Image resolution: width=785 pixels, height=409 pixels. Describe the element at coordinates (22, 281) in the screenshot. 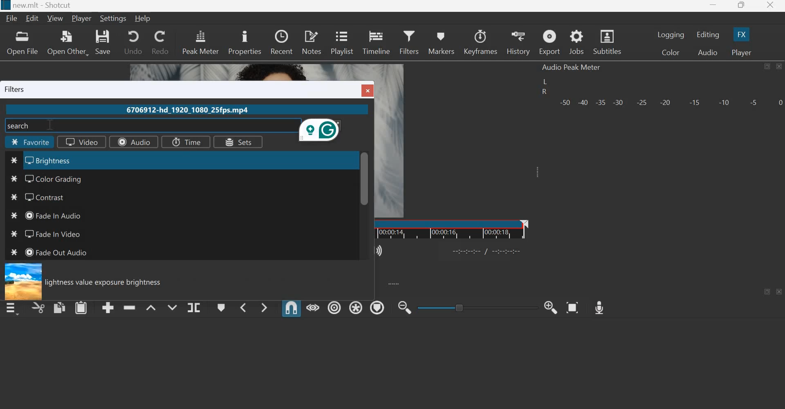

I see `` at that location.